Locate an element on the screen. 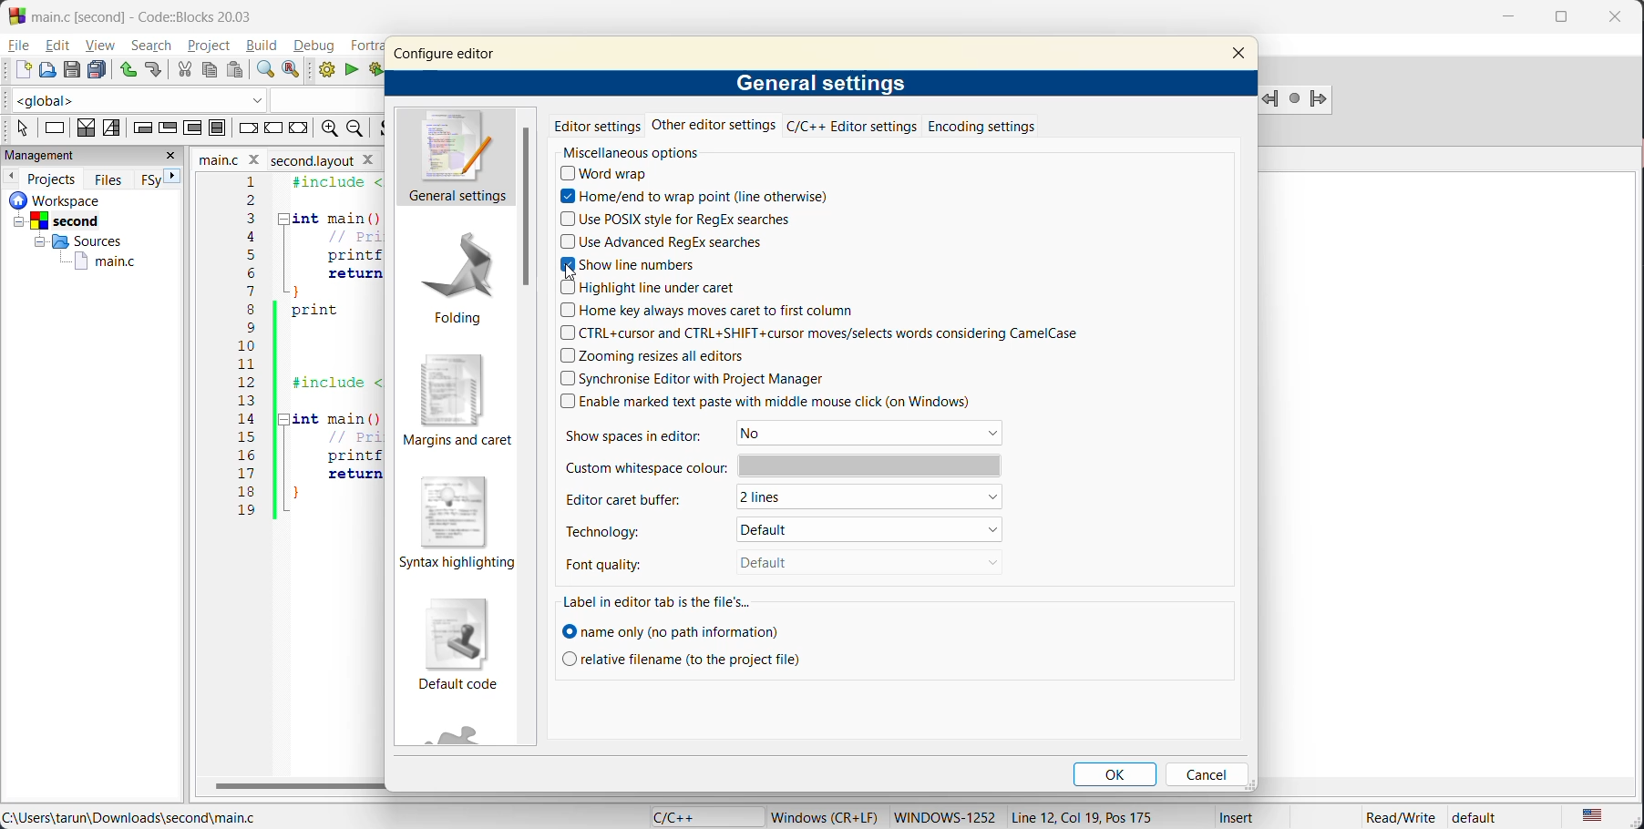  paste is located at coordinates (235, 70).